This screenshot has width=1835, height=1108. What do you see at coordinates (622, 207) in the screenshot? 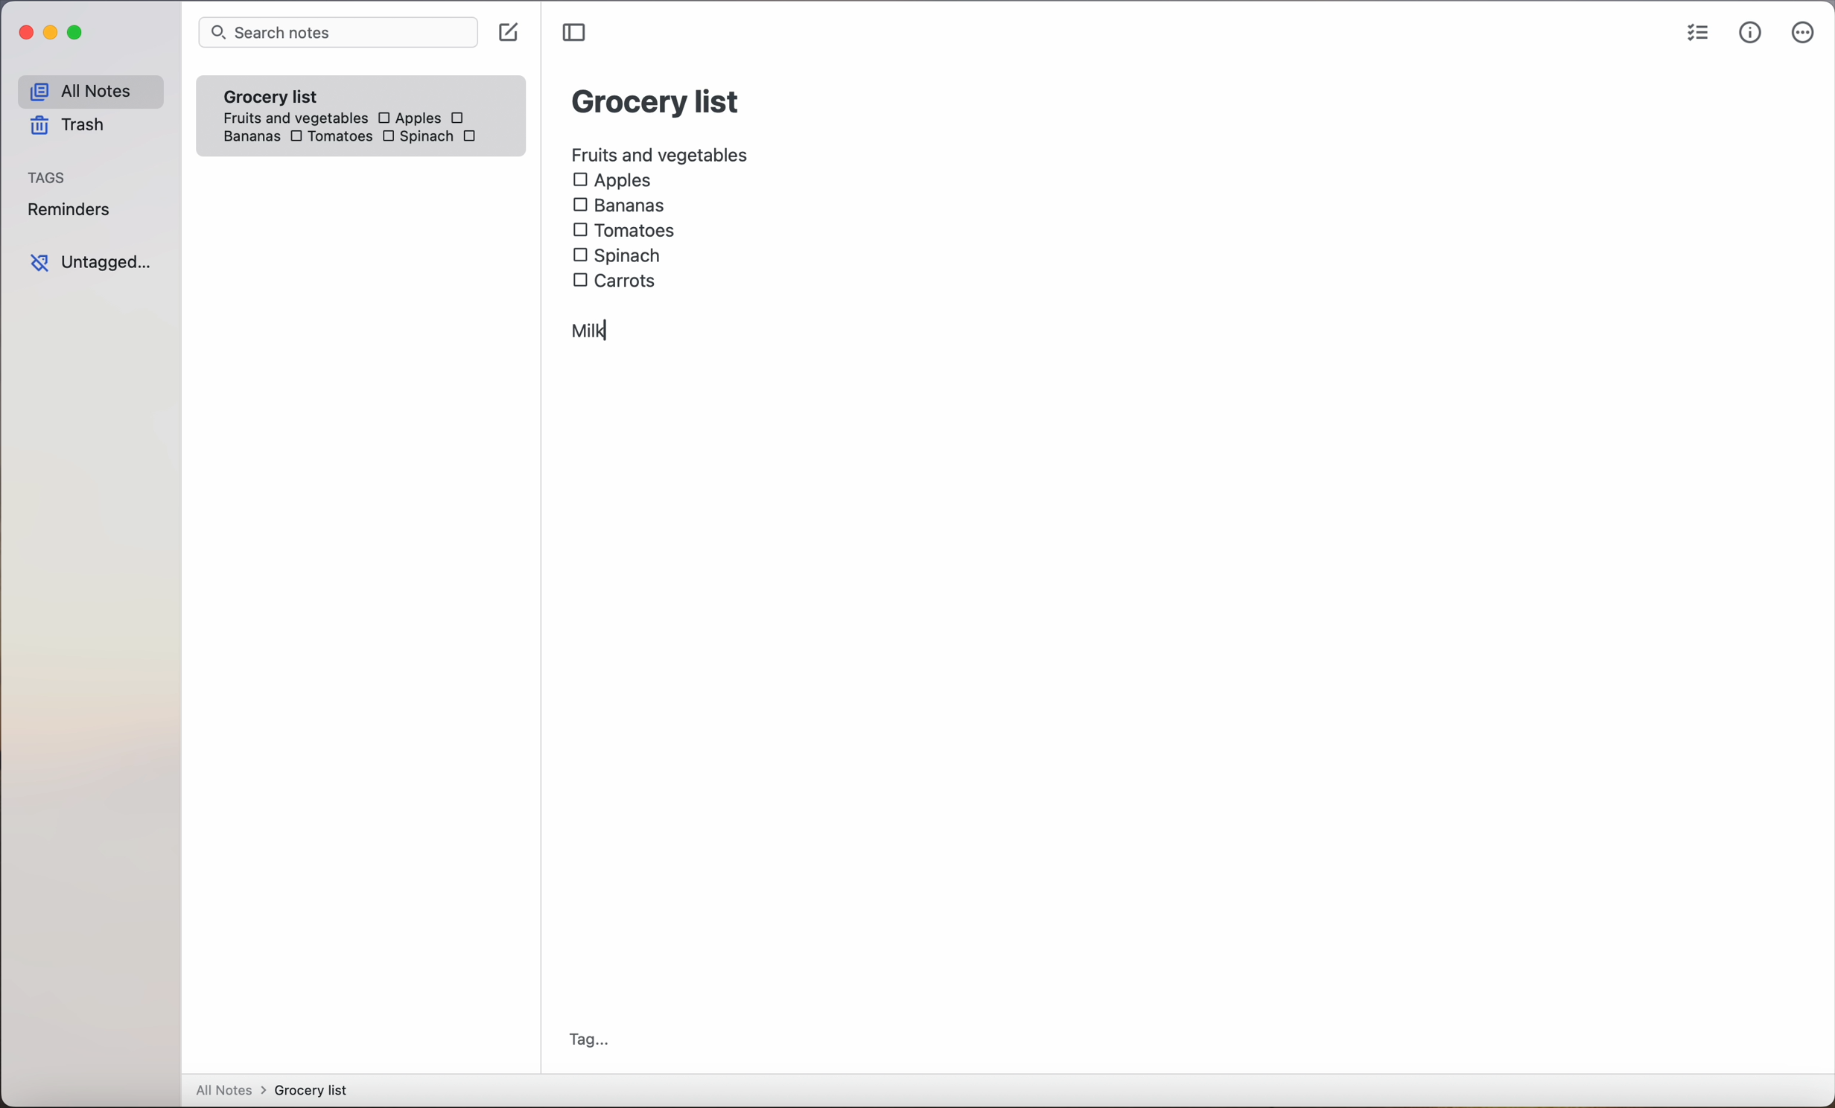
I see `Bananas checkbox` at bounding box center [622, 207].